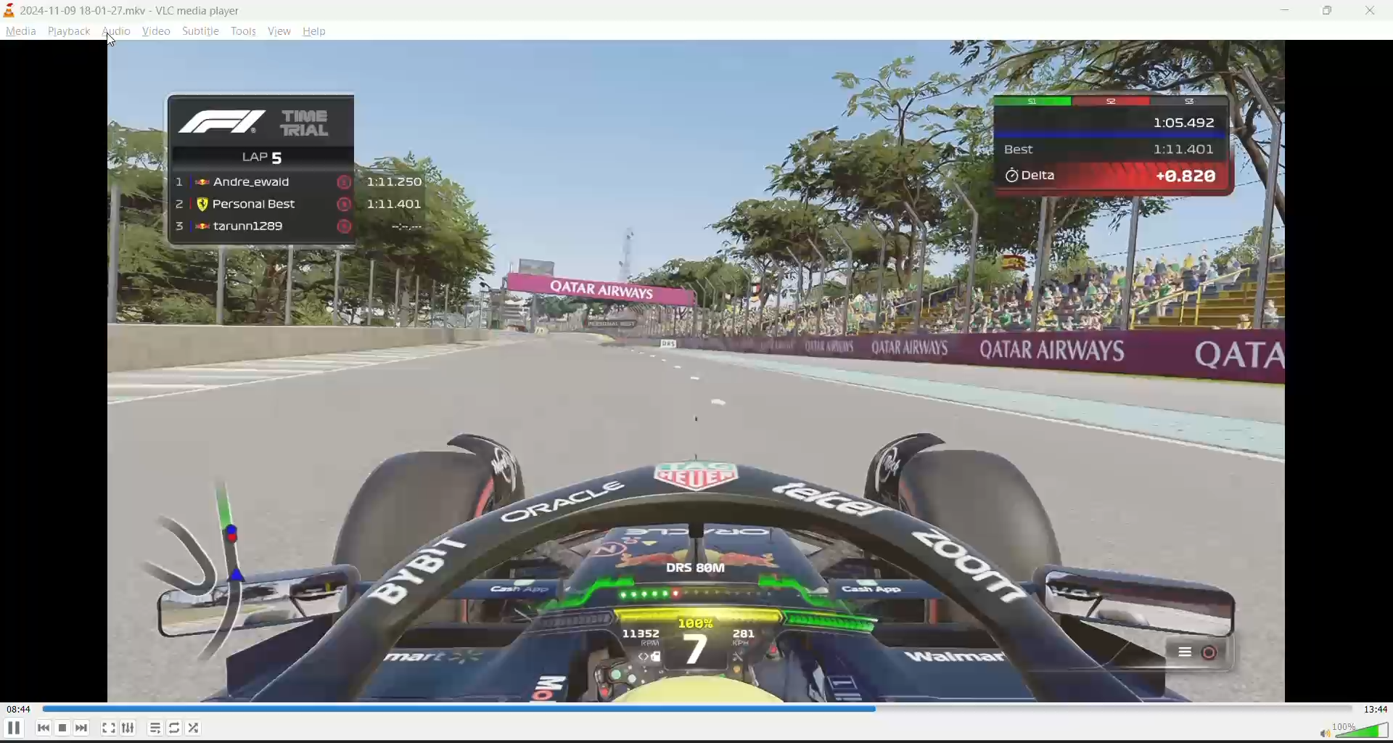 The image size is (1393, 743). I want to click on pervious, so click(43, 727).